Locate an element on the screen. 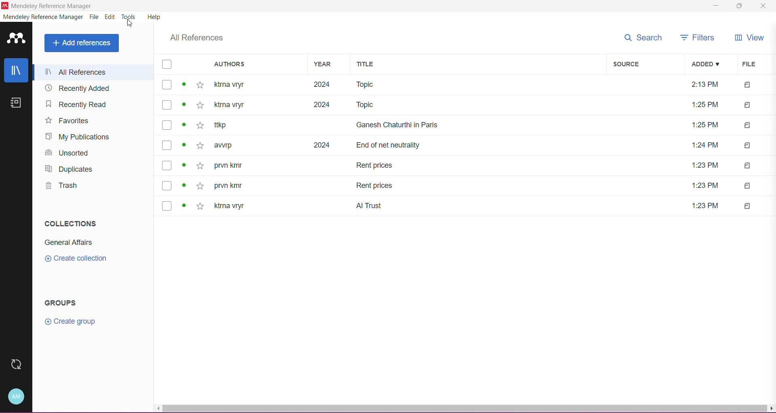  checkbox is located at coordinates (167, 105).